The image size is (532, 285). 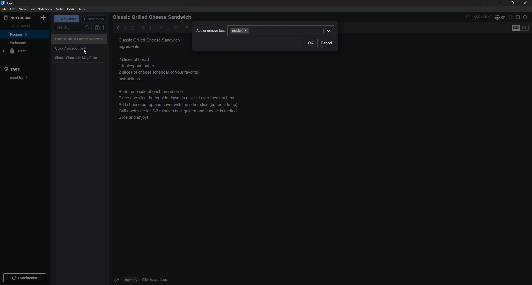 What do you see at coordinates (125, 28) in the screenshot?
I see `next` at bounding box center [125, 28].